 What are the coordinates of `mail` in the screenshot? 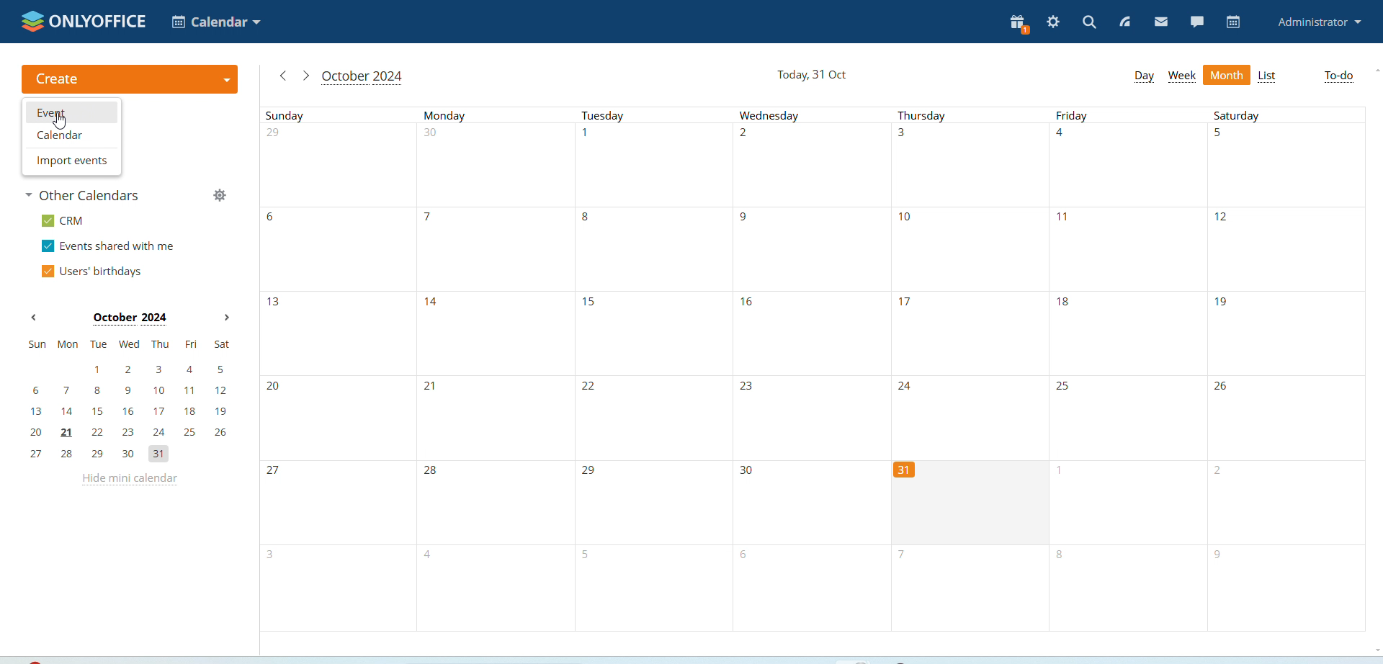 It's located at (1162, 22).